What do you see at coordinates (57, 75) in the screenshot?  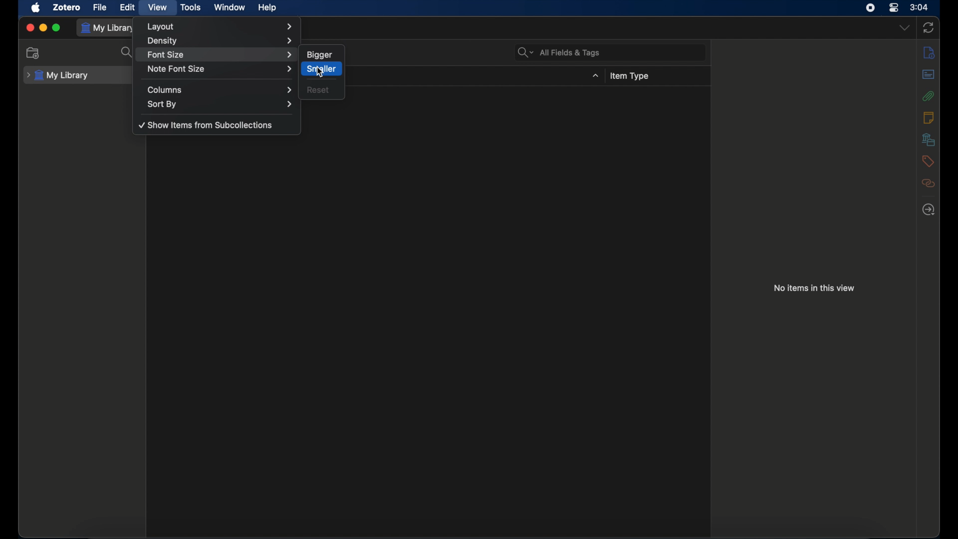 I see `my library` at bounding box center [57, 75].